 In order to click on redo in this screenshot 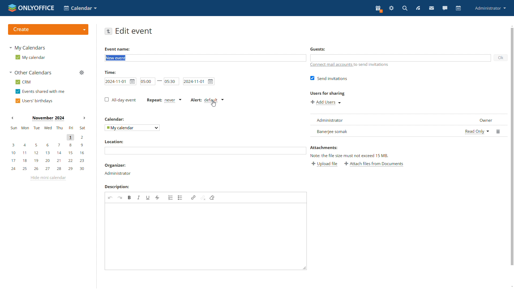, I will do `click(120, 198)`.